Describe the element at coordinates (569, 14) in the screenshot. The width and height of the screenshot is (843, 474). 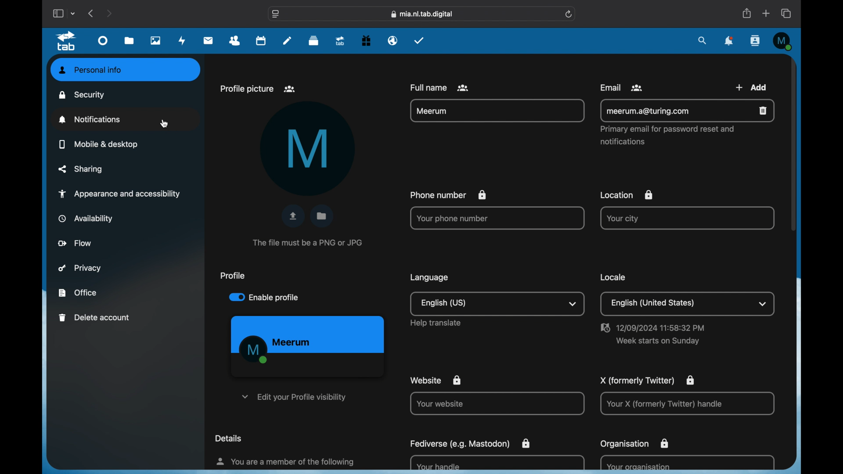
I see `refresh` at that location.